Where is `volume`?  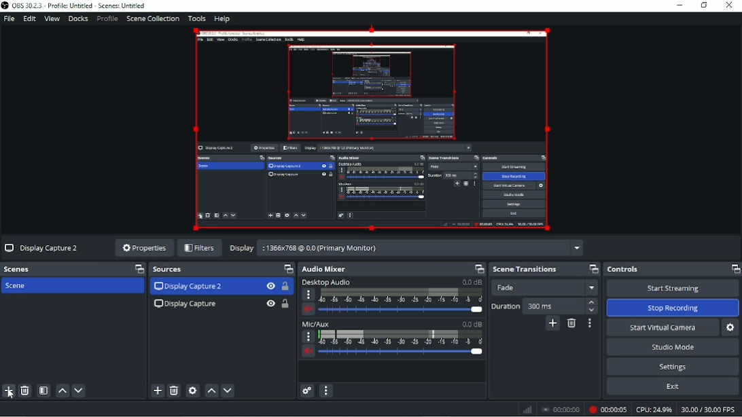 volume is located at coordinates (308, 308).